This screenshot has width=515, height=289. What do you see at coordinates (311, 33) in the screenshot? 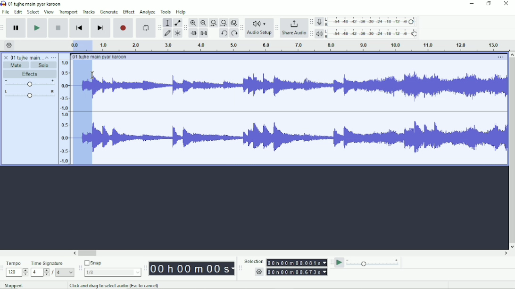
I see `Audacity playback meter toolbar` at bounding box center [311, 33].